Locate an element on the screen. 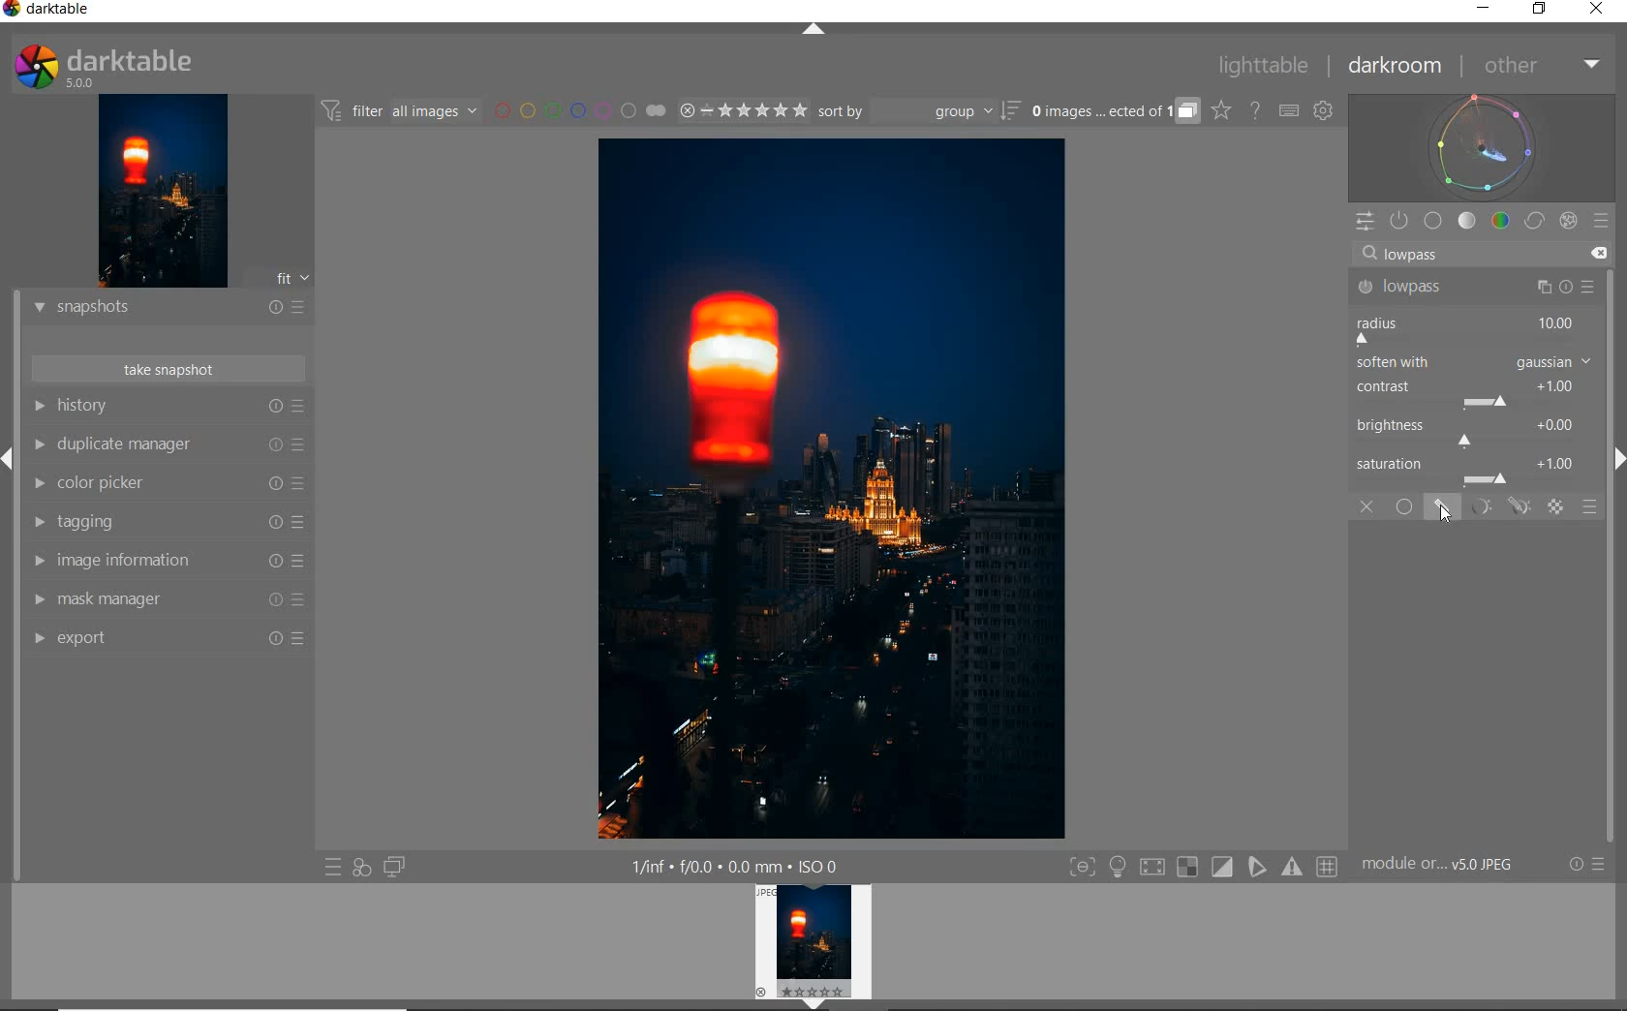 The image size is (1627, 1011). EFFECT is located at coordinates (1568, 220).